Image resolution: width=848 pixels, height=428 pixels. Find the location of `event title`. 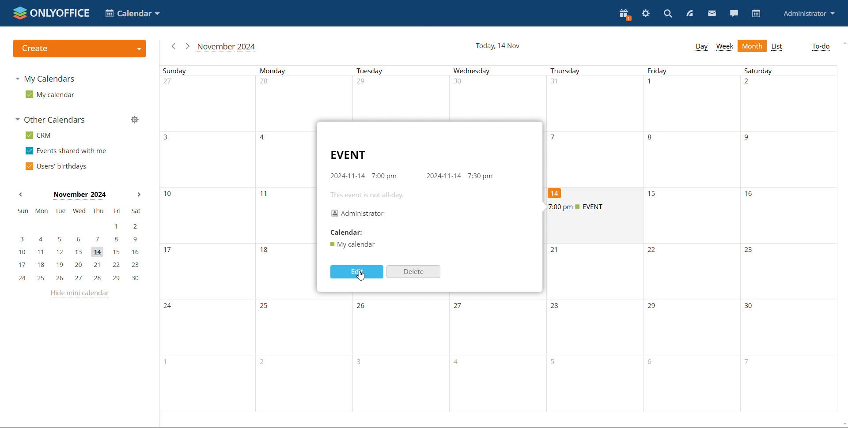

event title is located at coordinates (349, 154).